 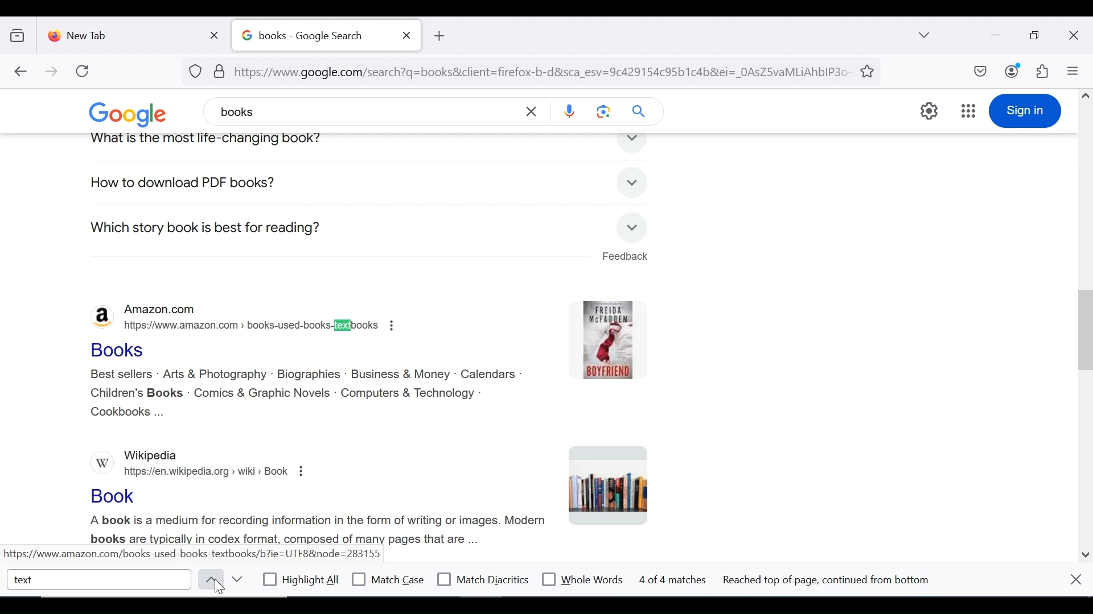 What do you see at coordinates (249, 183) in the screenshot?
I see `videos` at bounding box center [249, 183].